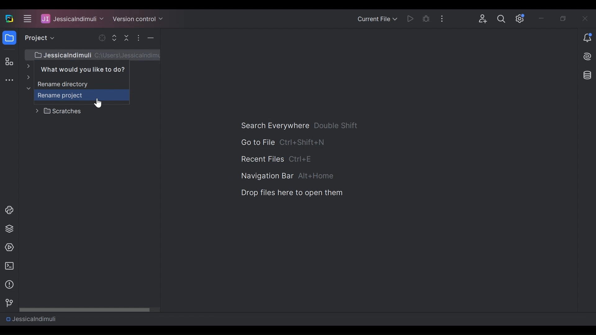  What do you see at coordinates (427, 19) in the screenshot?
I see `Debug` at bounding box center [427, 19].